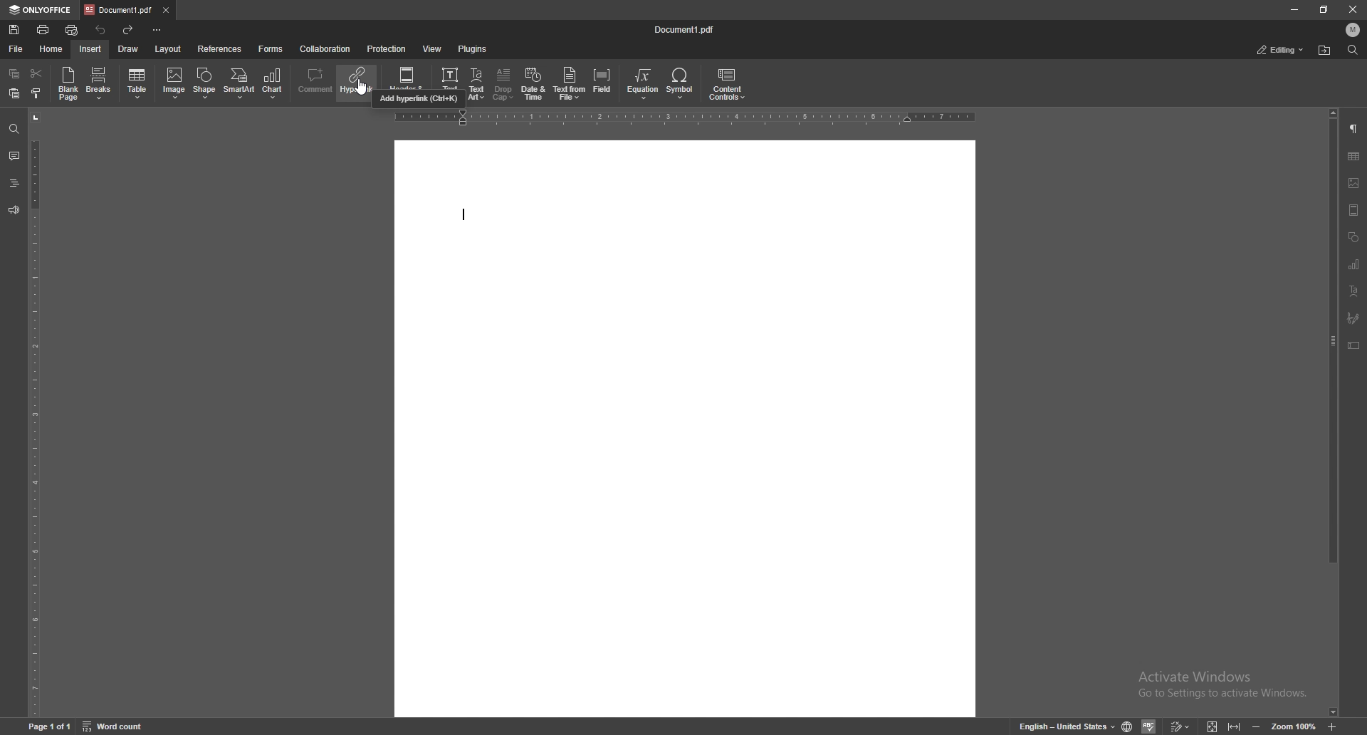  What do you see at coordinates (1353, 50) in the screenshot?
I see `find` at bounding box center [1353, 50].